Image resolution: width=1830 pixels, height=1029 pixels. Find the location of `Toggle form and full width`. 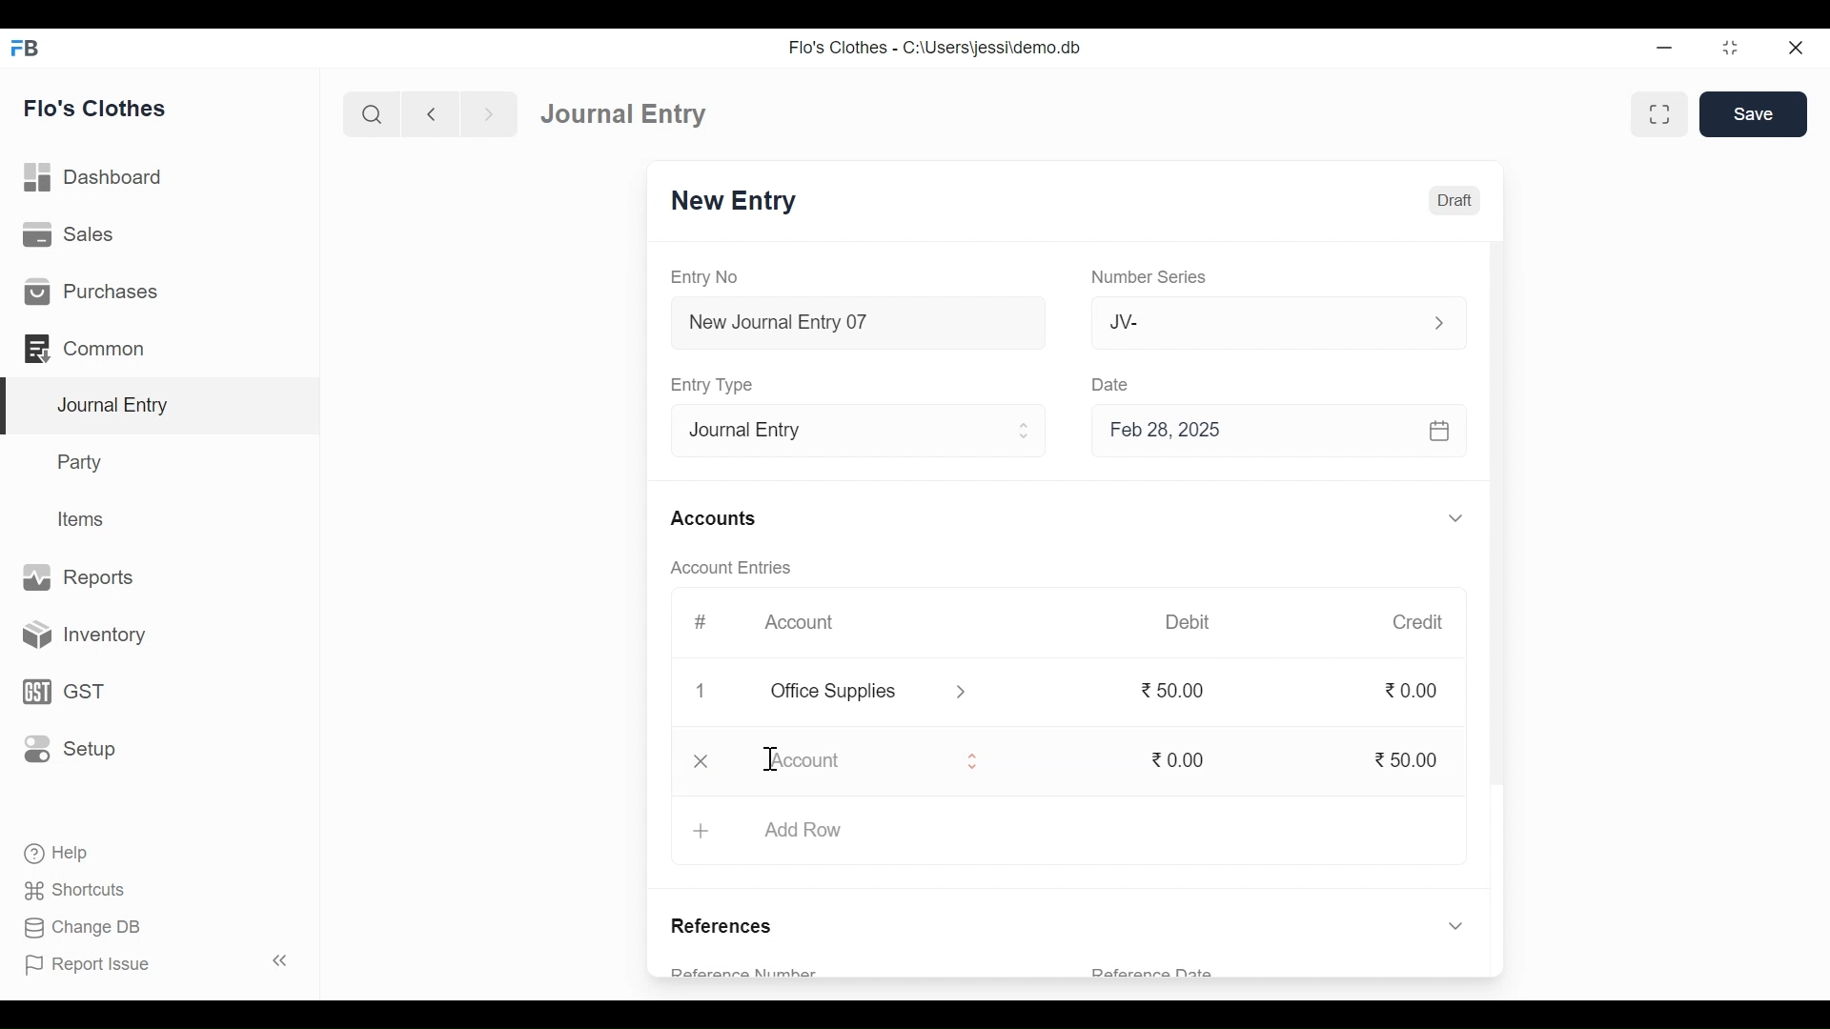

Toggle form and full width is located at coordinates (1659, 115).